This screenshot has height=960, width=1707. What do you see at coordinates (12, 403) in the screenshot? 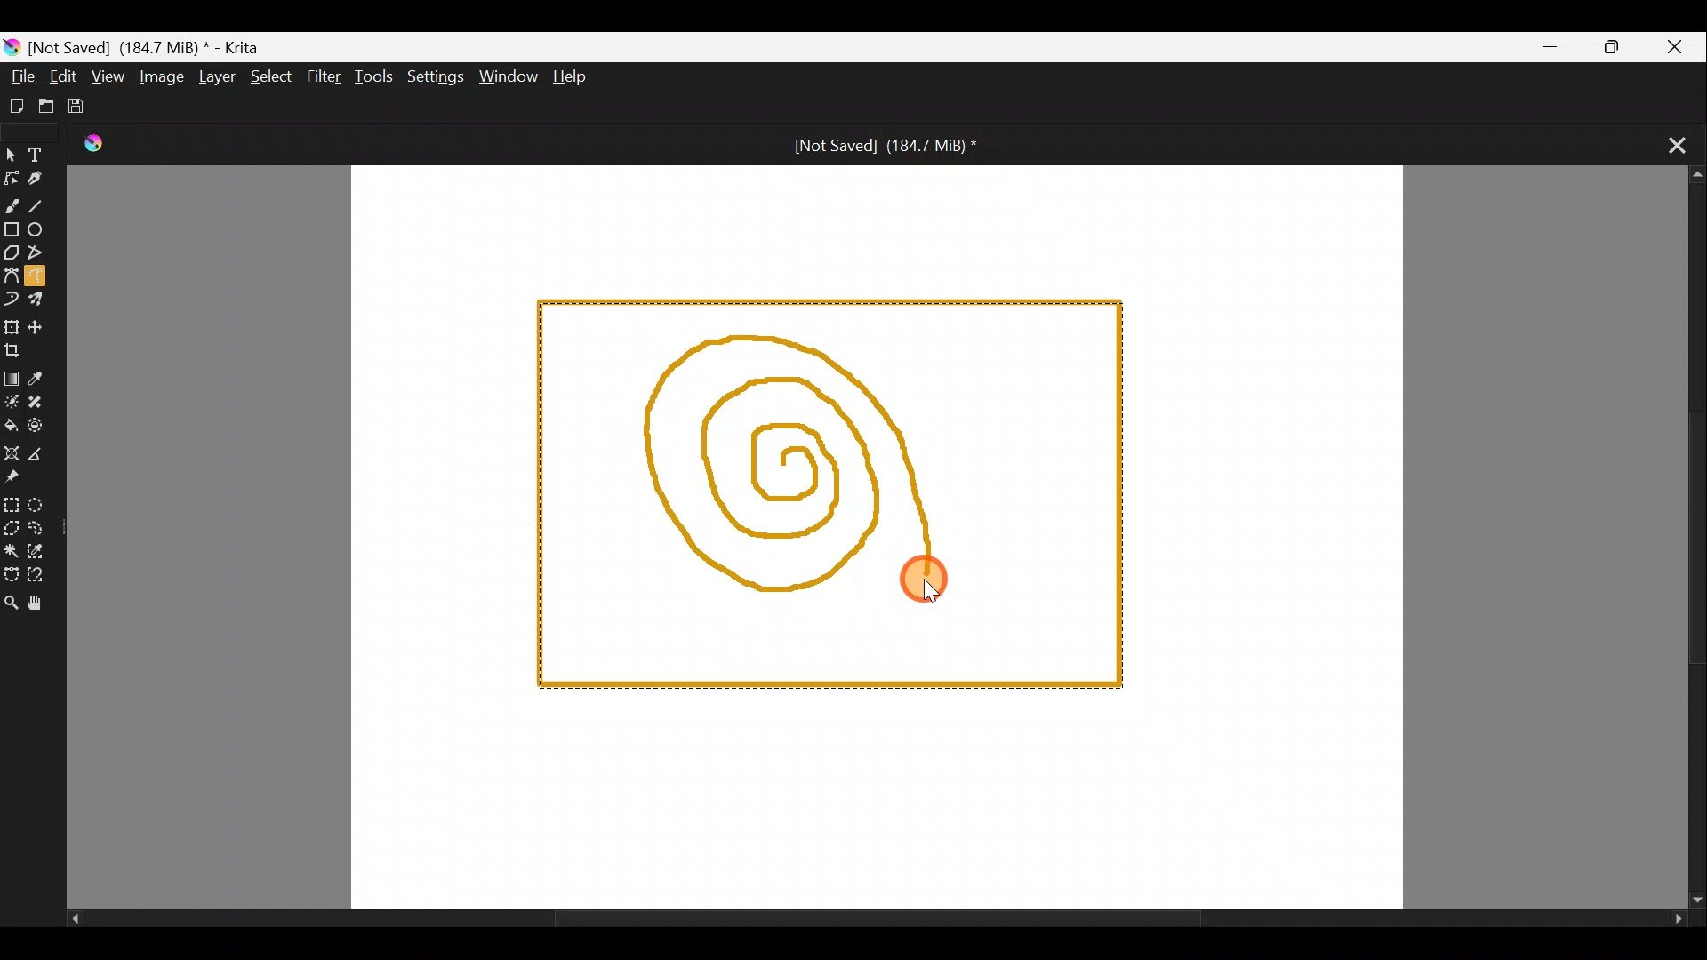
I see `Colourise mask tool` at bounding box center [12, 403].